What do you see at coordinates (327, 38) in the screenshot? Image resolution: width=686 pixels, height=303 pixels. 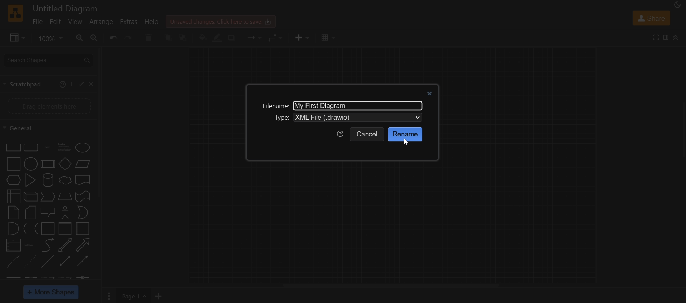 I see `table` at bounding box center [327, 38].